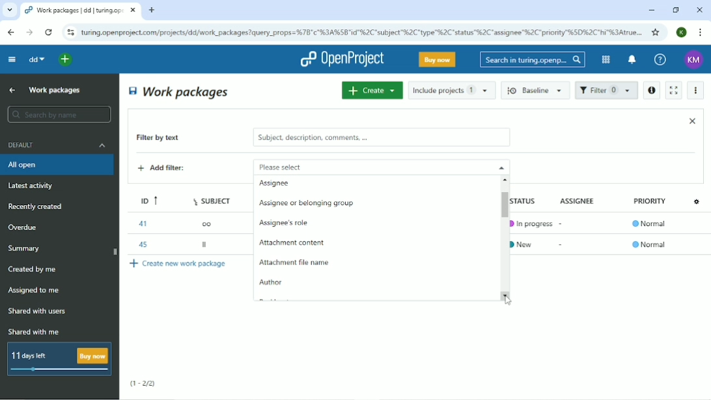 Image resolution: width=711 pixels, height=400 pixels. Describe the element at coordinates (70, 33) in the screenshot. I see `View site information` at that location.